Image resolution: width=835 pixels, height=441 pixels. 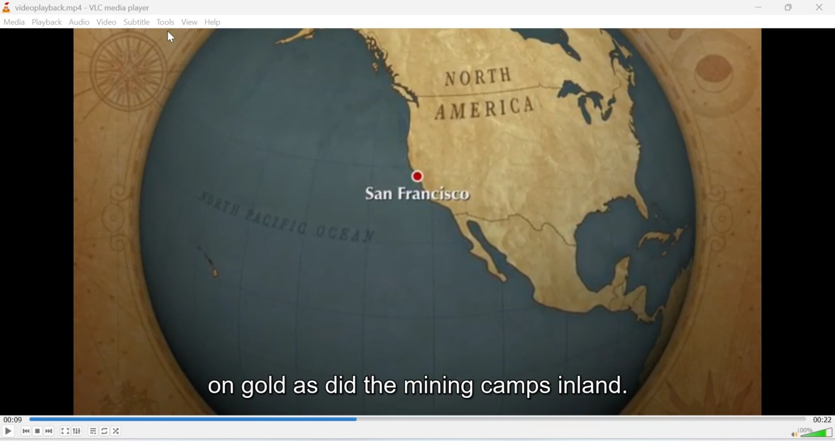 I want to click on Help, so click(x=220, y=22).